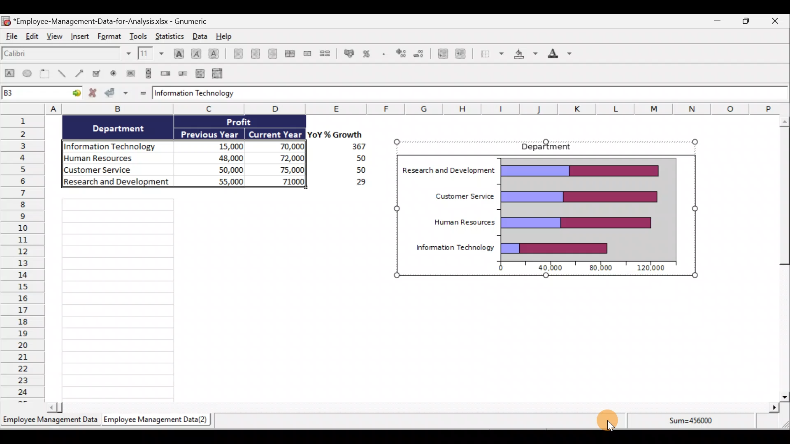  I want to click on Go to, so click(75, 94).